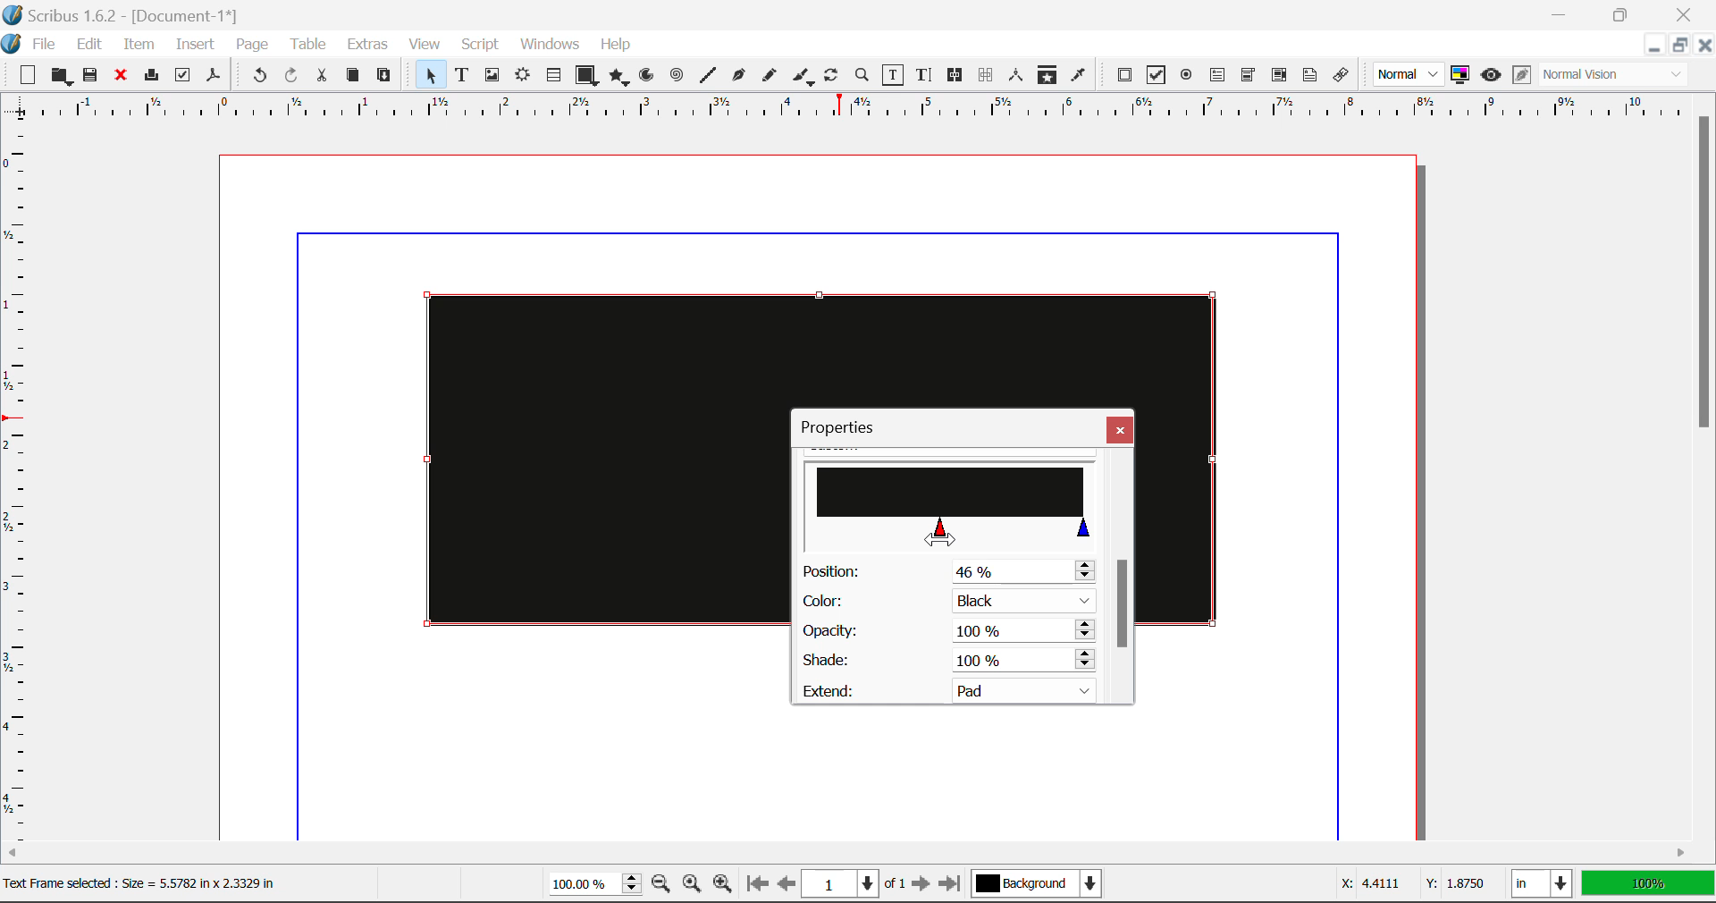 This screenshot has height=903, width=1716. I want to click on Paste, so click(384, 76).